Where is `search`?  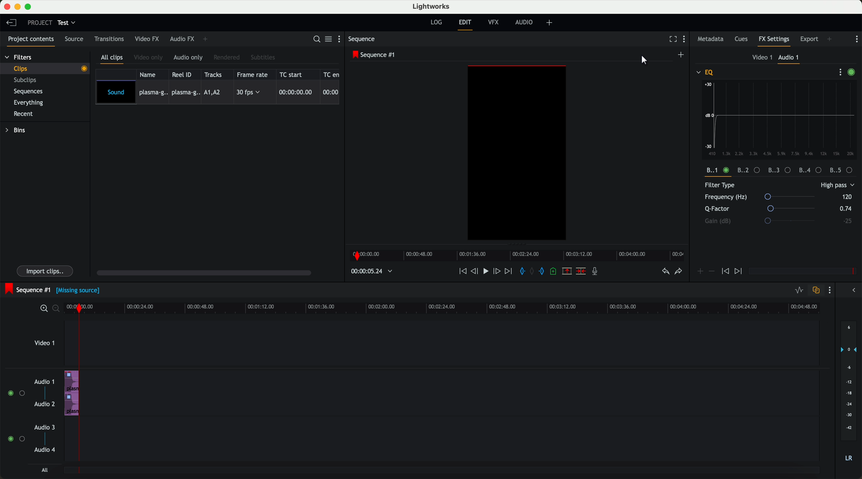 search is located at coordinates (316, 39).